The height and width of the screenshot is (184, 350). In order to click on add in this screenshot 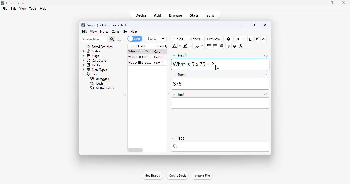, I will do `click(158, 15)`.